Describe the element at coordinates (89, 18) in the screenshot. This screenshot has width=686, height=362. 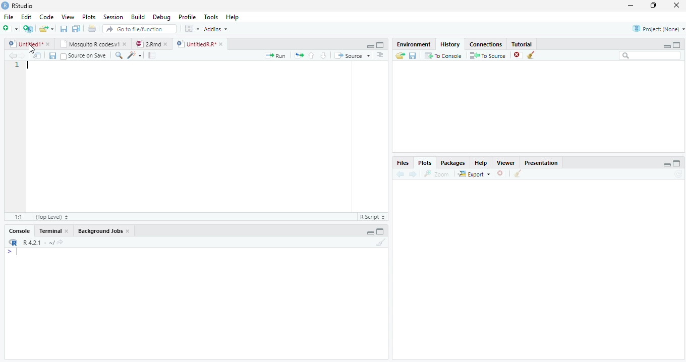
I see `Plots` at that location.